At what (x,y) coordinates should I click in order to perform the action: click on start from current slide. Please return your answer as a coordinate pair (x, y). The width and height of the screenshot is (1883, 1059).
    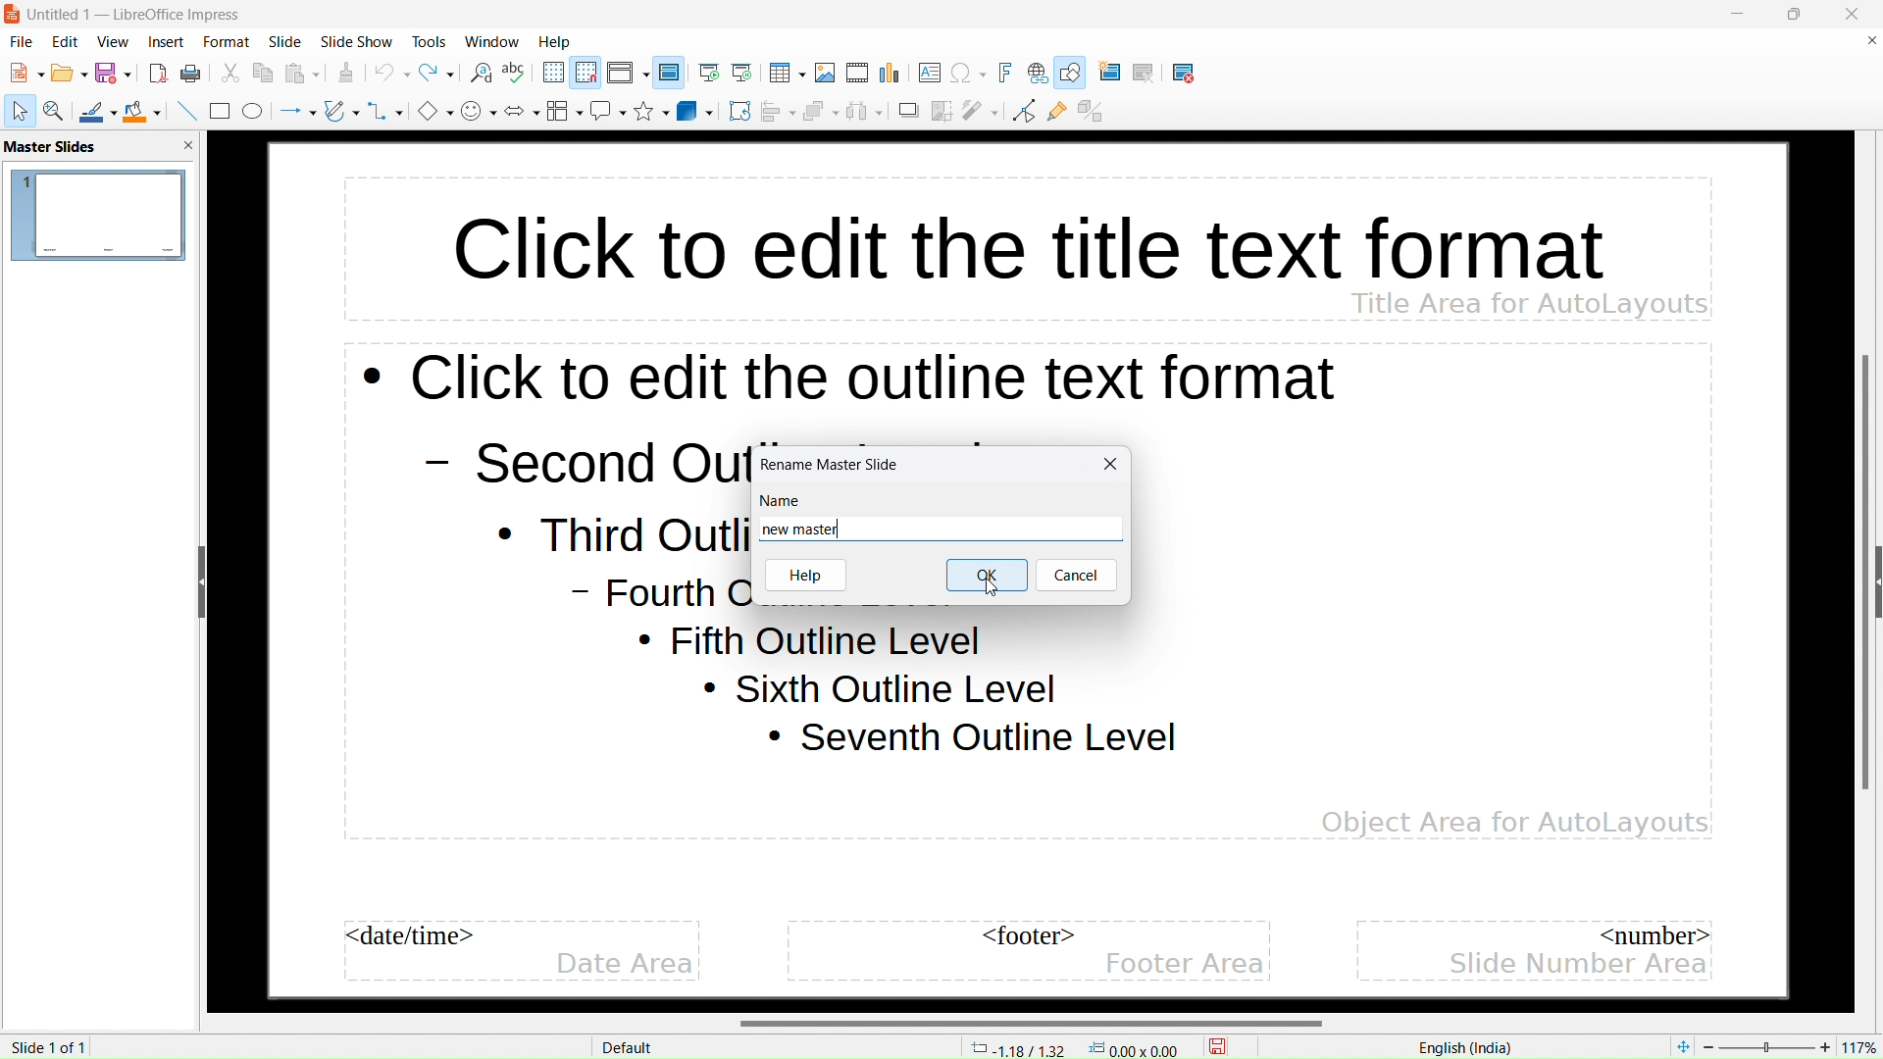
    Looking at the image, I should click on (742, 73).